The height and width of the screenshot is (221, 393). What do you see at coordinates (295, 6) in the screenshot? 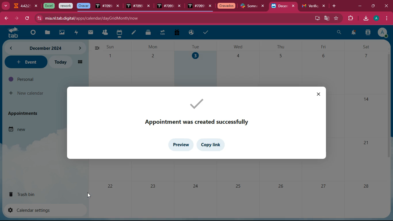
I see `close` at bounding box center [295, 6].